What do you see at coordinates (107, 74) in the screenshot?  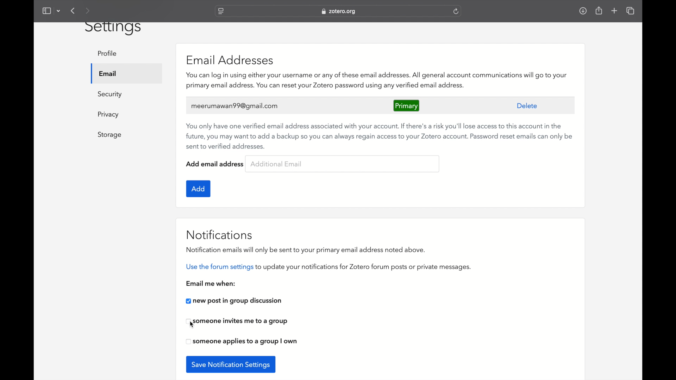 I see `email` at bounding box center [107, 74].